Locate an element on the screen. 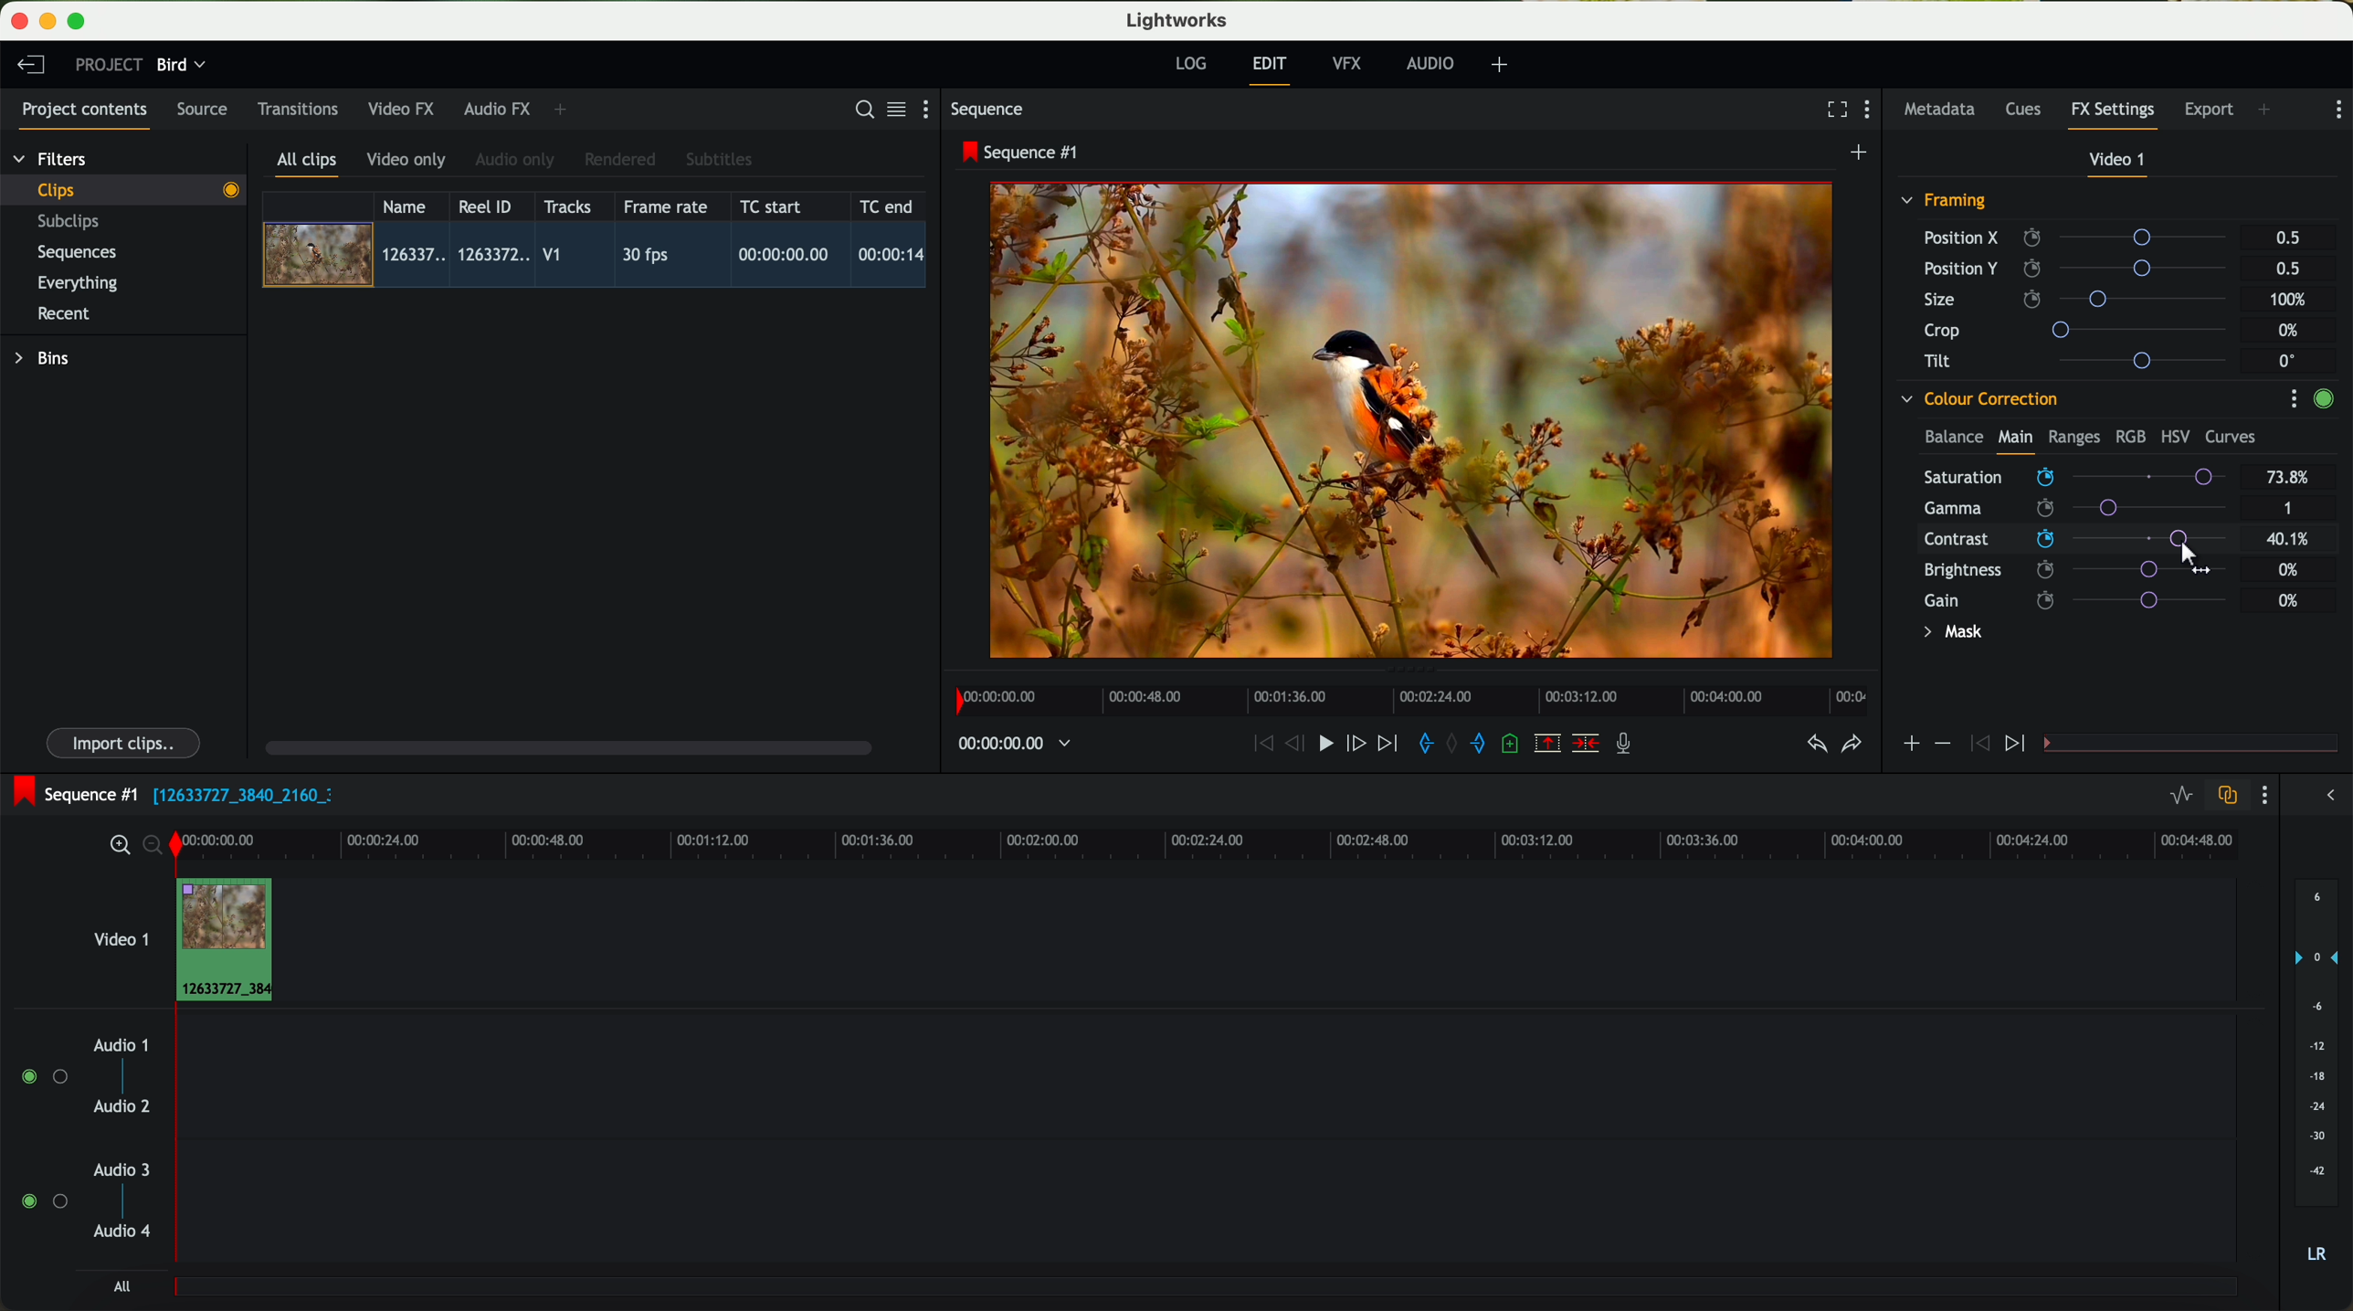 This screenshot has height=1311, width=2353. source is located at coordinates (202, 111).